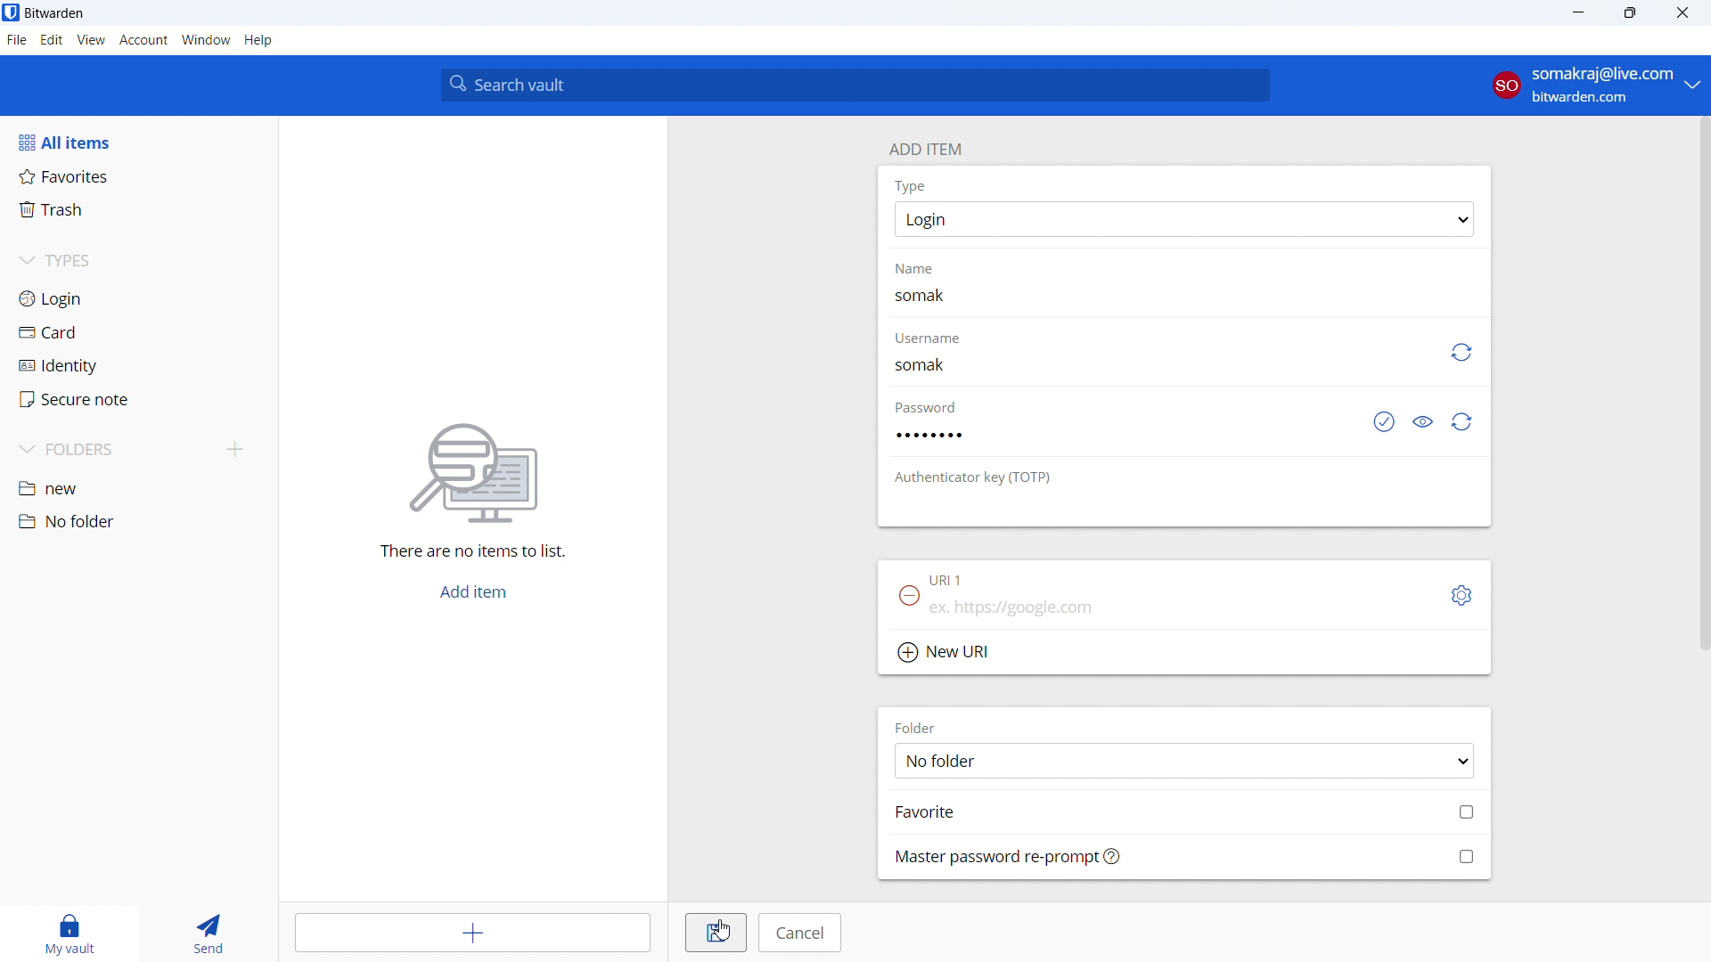 Image resolution: width=1711 pixels, height=962 pixels. What do you see at coordinates (949, 582) in the screenshot?
I see `URL 1` at bounding box center [949, 582].